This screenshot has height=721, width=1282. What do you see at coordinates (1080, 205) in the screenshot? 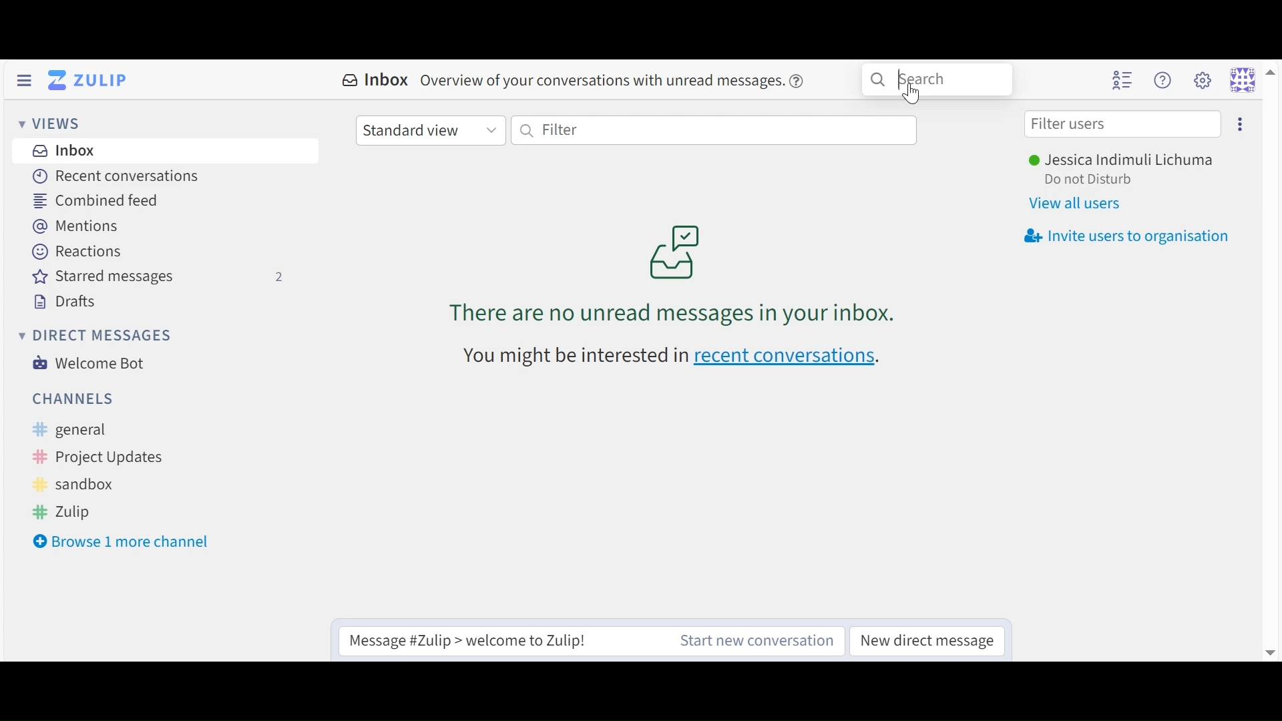
I see `View all users` at bounding box center [1080, 205].